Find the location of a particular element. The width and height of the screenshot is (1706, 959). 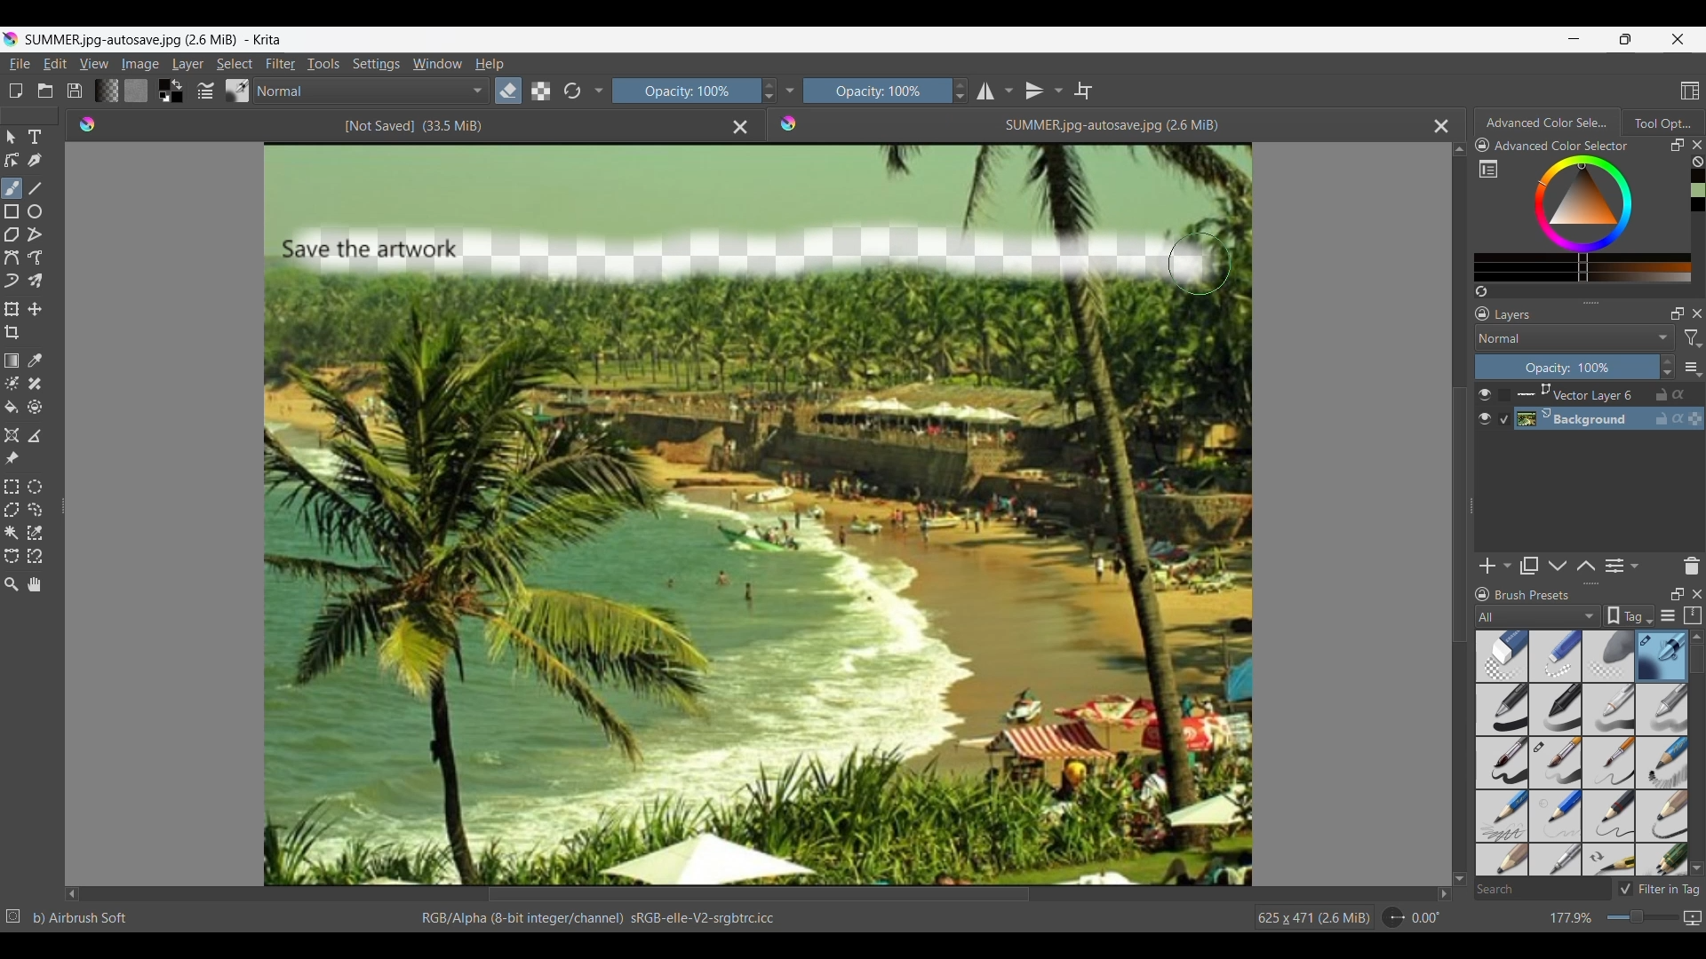

Move layer down is located at coordinates (1558, 566).